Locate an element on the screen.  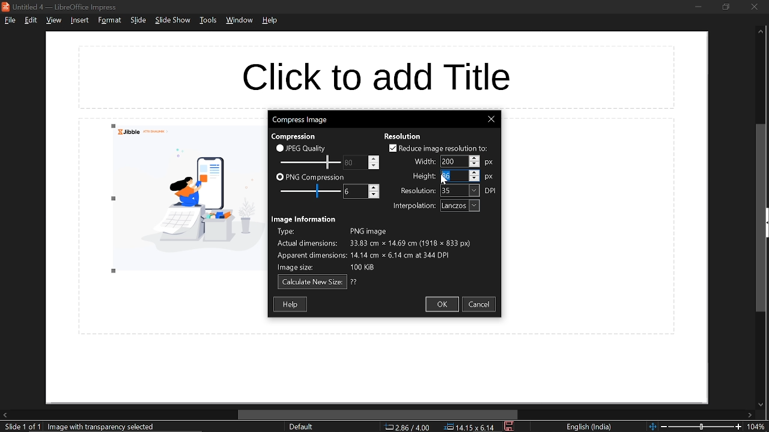
restore down is located at coordinates (725, 7).